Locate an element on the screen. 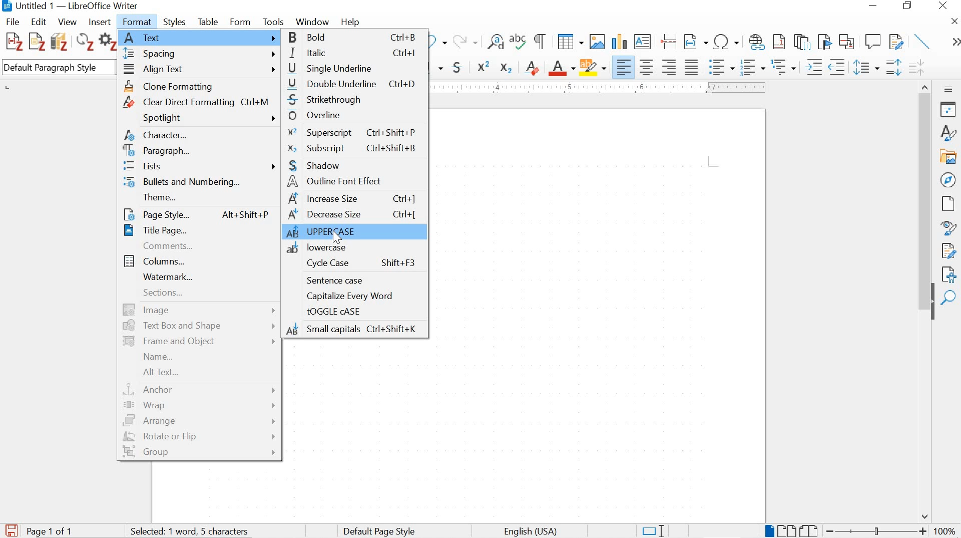 The height and width of the screenshot is (538, 961). frame and object is located at coordinates (199, 342).